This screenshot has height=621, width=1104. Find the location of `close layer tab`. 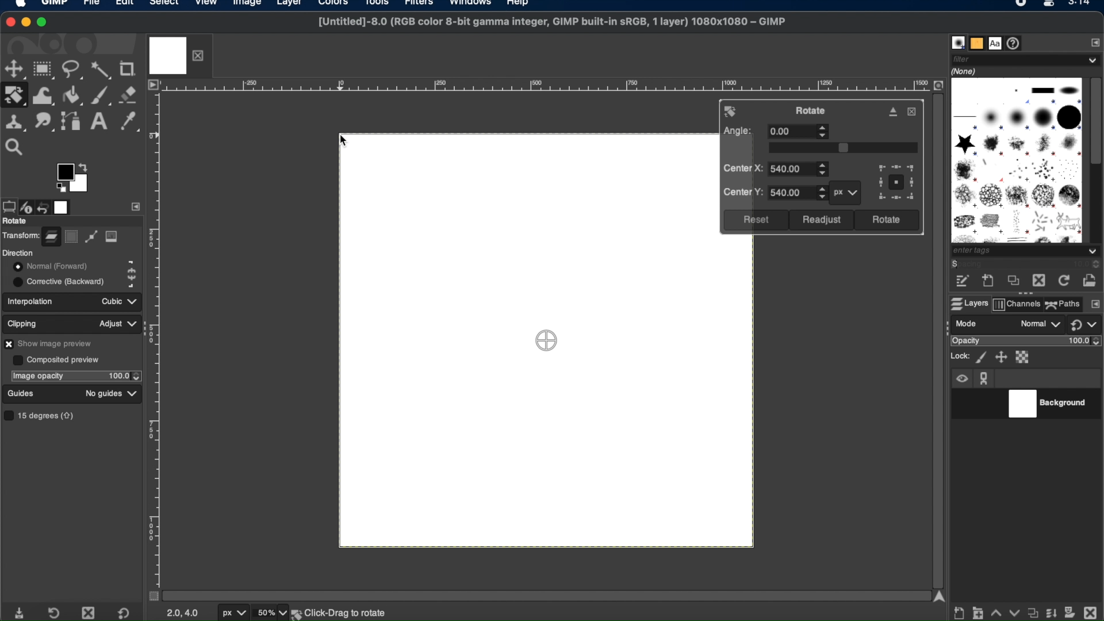

close layer tab is located at coordinates (201, 55).